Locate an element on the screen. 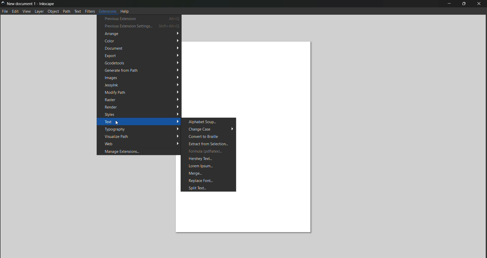 This screenshot has height=258, width=487. styles is located at coordinates (141, 114).